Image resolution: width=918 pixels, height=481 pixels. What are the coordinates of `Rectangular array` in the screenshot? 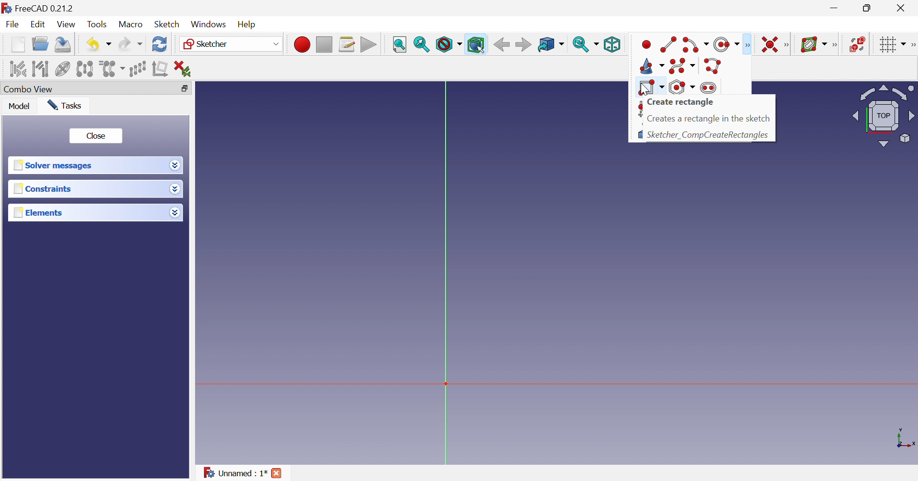 It's located at (138, 69).